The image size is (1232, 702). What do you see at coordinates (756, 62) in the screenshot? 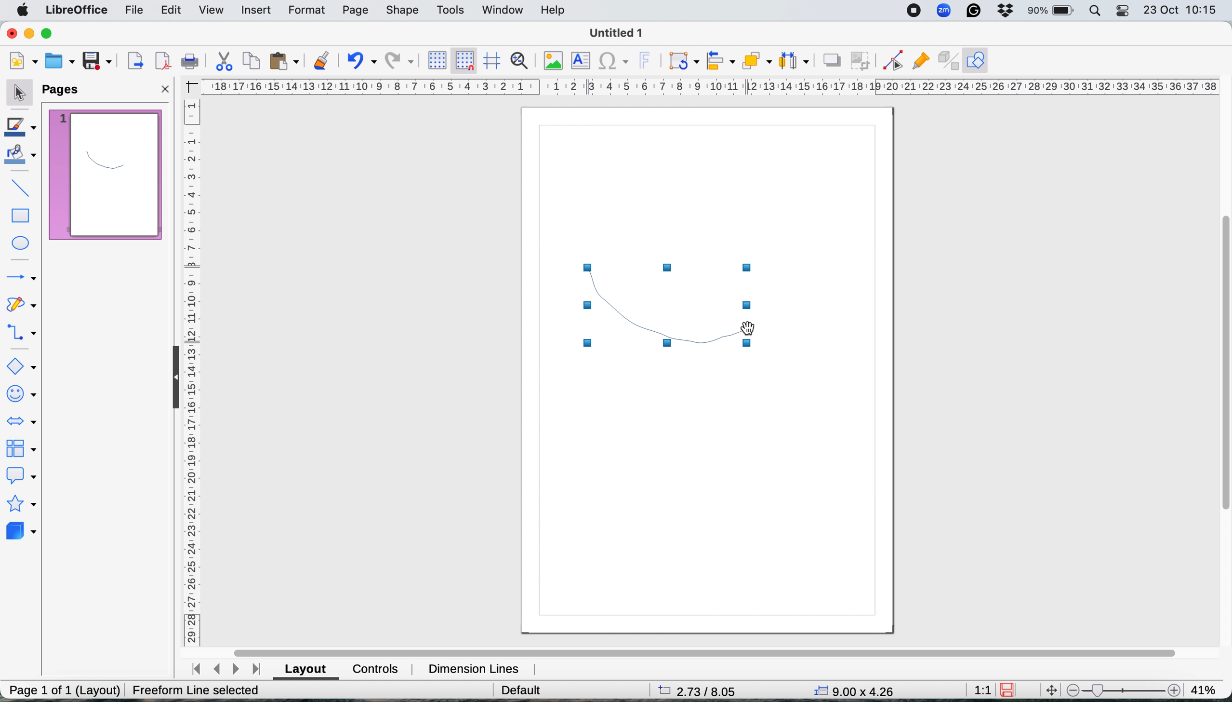
I see `arrange` at bounding box center [756, 62].